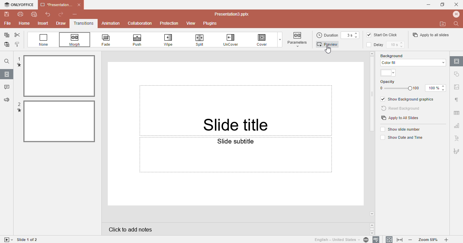  I want to click on Dropdown, so click(279, 40).